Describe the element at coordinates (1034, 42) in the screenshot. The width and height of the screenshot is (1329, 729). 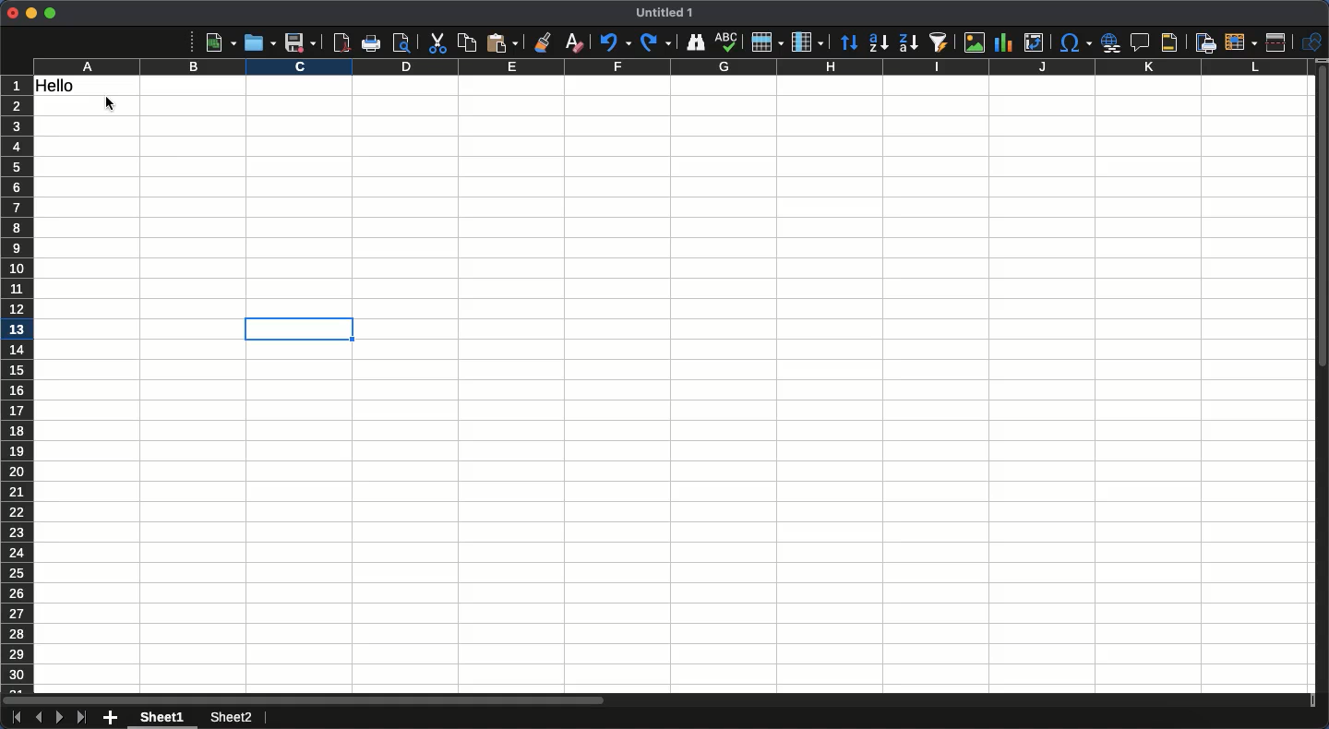
I see `Pivot table` at that location.